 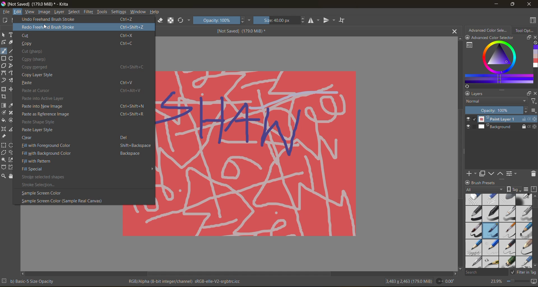 I want to click on close tab, so click(x=454, y=31).